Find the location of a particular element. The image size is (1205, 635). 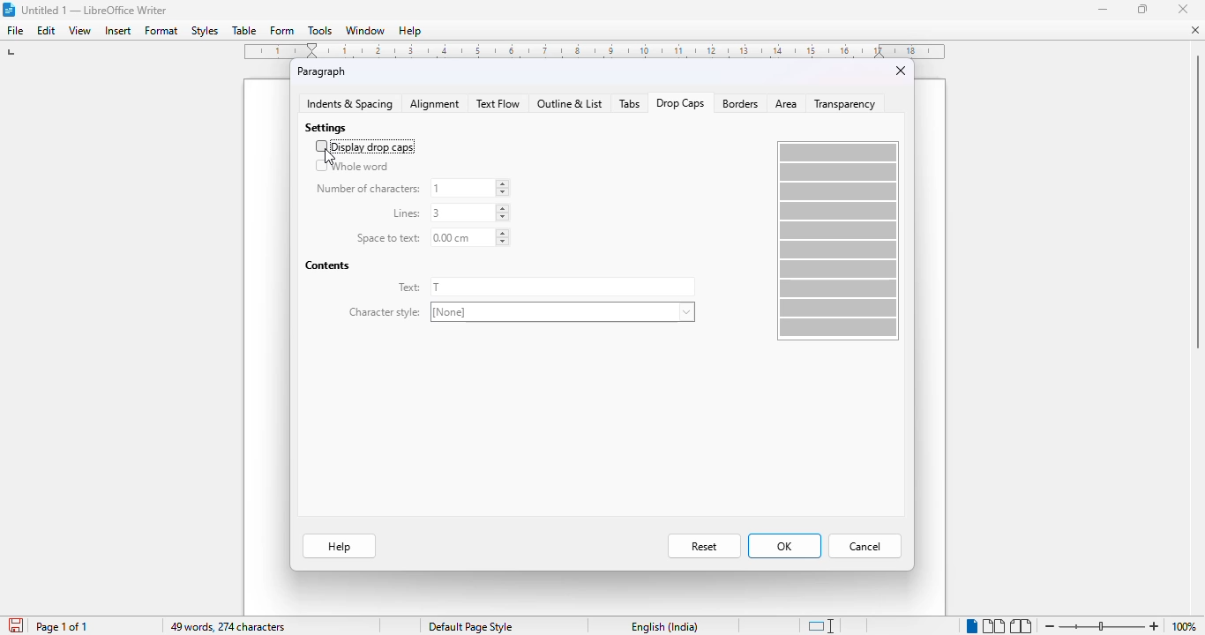

multi-page view is located at coordinates (993, 626).